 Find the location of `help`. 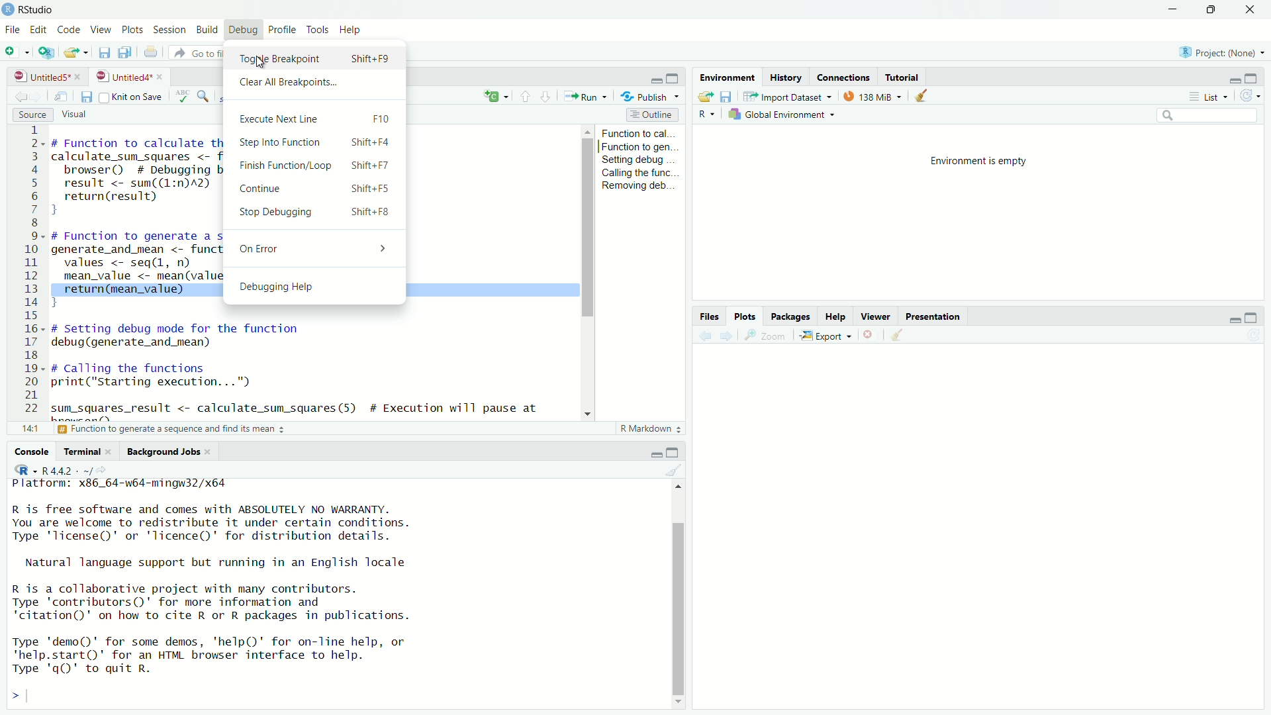

help is located at coordinates (352, 28).